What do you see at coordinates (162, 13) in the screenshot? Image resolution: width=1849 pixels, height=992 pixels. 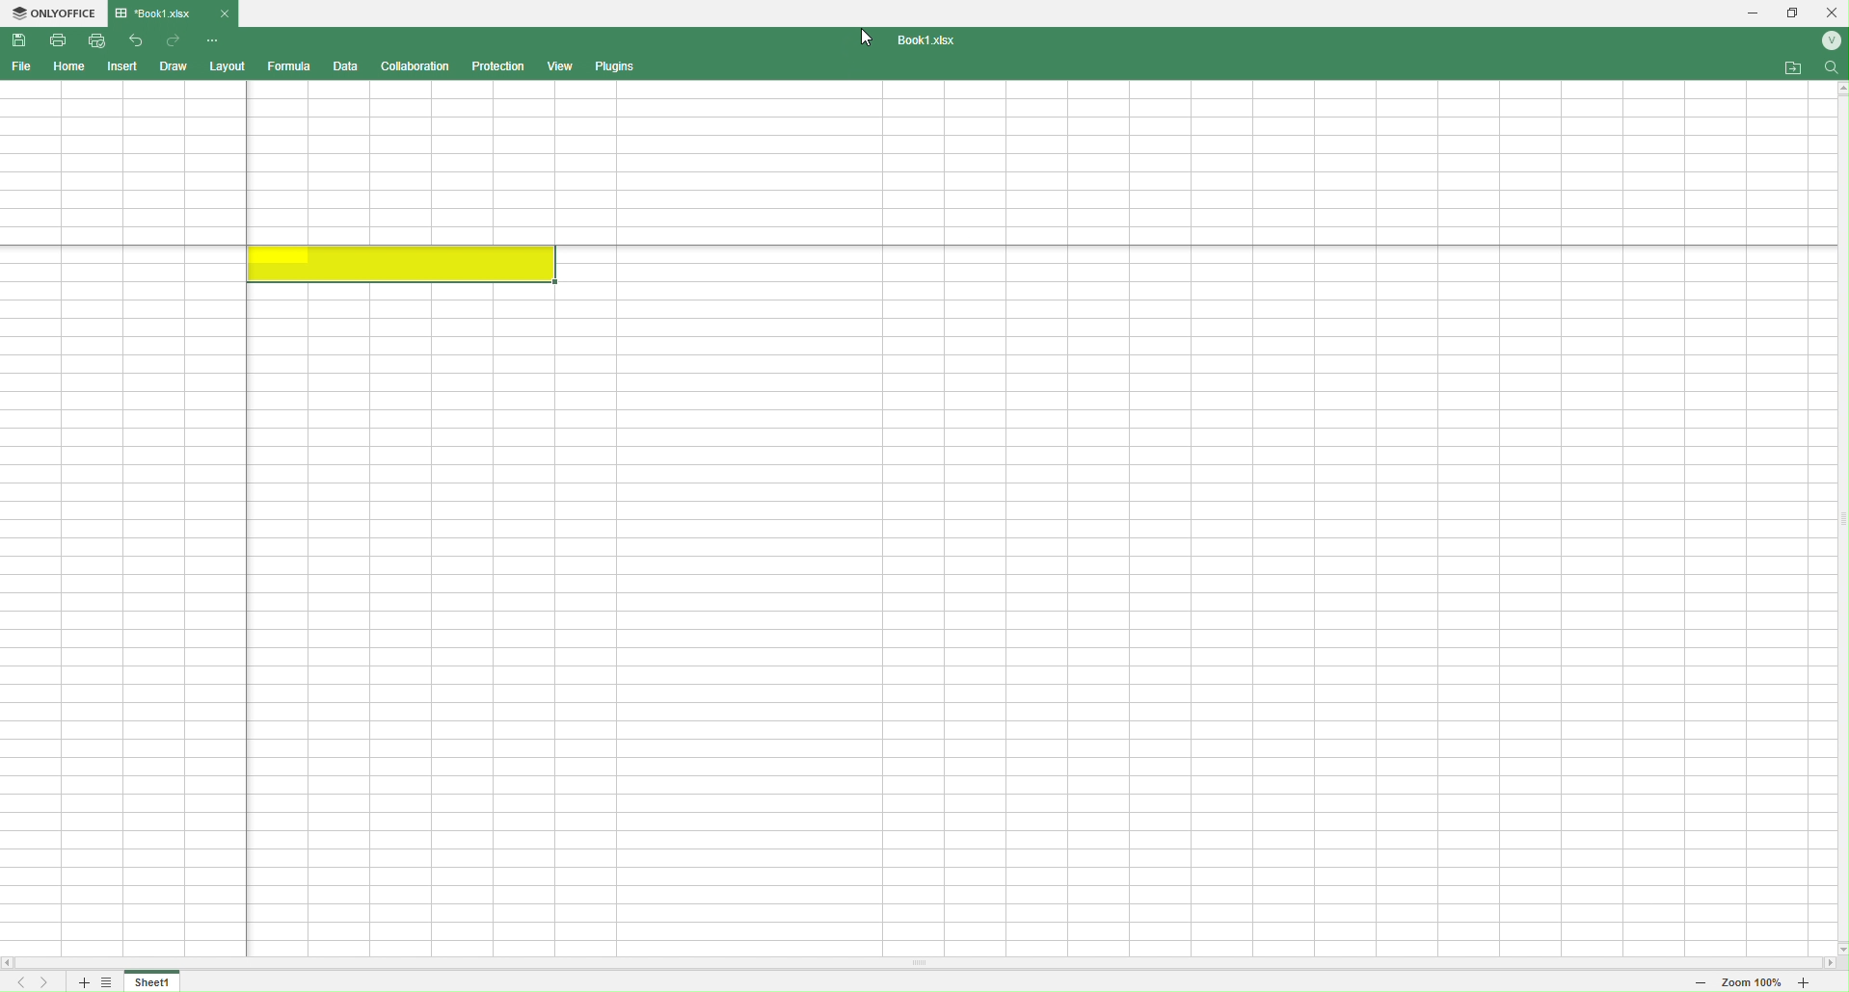 I see `Book1.xlsx` at bounding box center [162, 13].